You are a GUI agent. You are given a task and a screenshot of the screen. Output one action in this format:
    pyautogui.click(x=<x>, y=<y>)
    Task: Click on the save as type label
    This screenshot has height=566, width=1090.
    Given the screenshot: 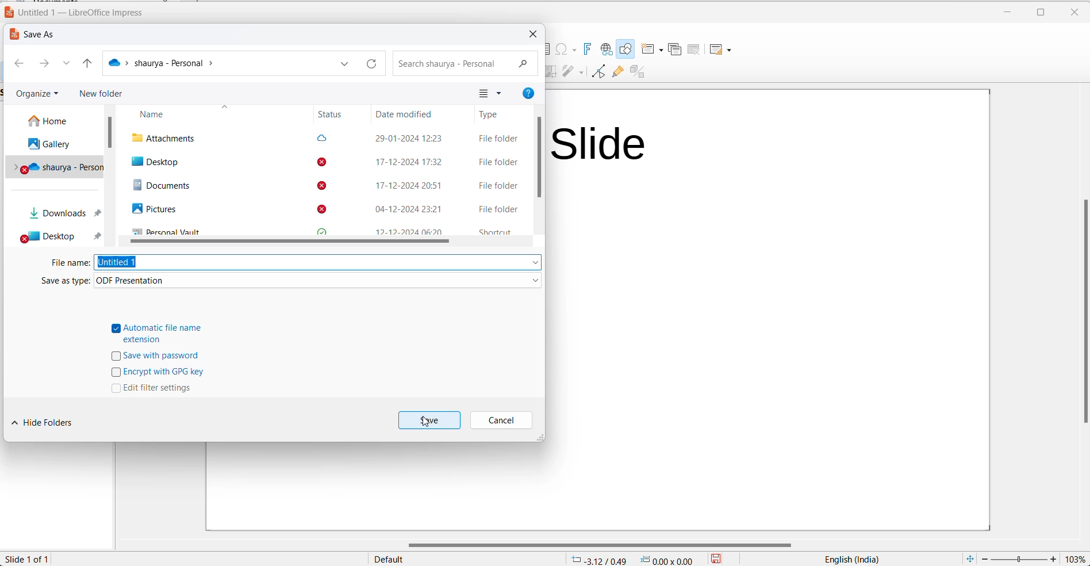 What is the action you would take?
    pyautogui.click(x=60, y=282)
    